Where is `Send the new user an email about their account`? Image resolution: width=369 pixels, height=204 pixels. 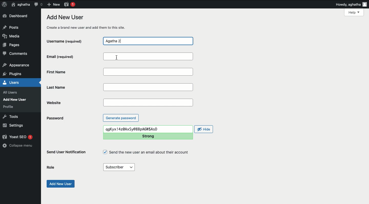
Send the new user an email about their account is located at coordinates (147, 152).